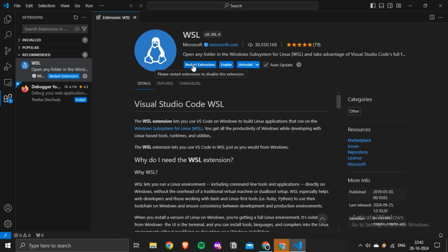 This screenshot has height=252, width=448. What do you see at coordinates (85, 76) in the screenshot?
I see `Install` at bounding box center [85, 76].